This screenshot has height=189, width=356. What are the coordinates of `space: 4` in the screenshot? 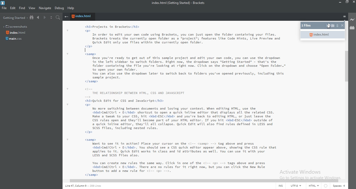 It's located at (338, 186).